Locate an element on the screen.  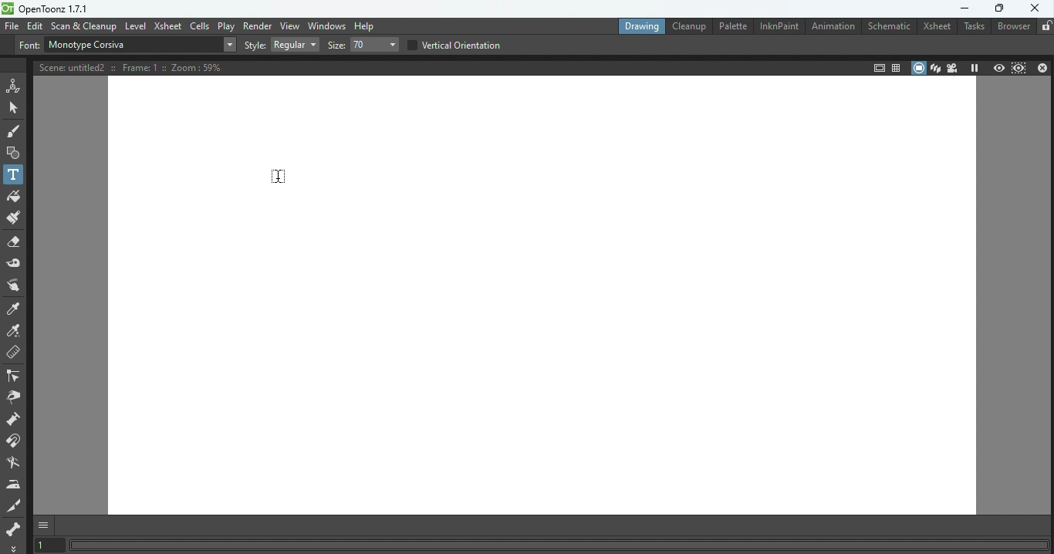
Font is located at coordinates (27, 45).